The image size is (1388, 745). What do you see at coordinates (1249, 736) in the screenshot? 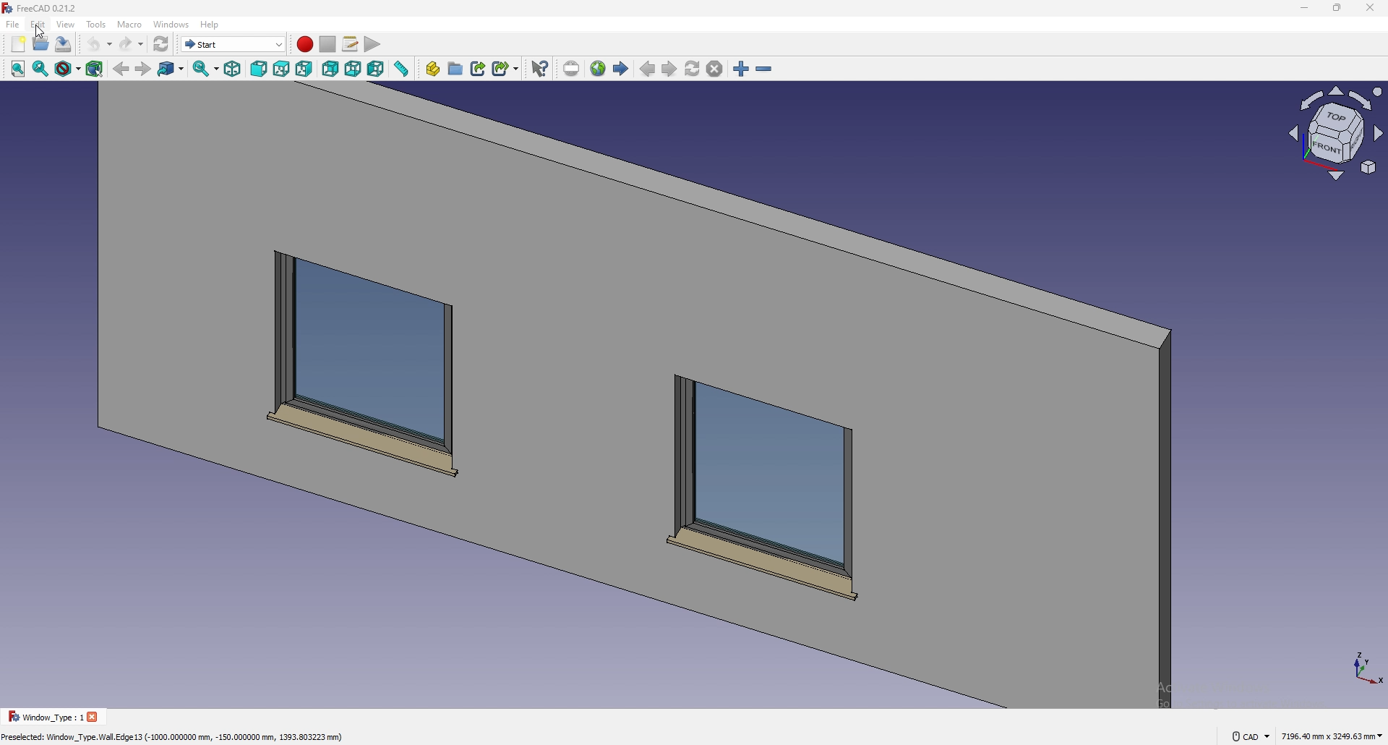
I see `CAD` at bounding box center [1249, 736].